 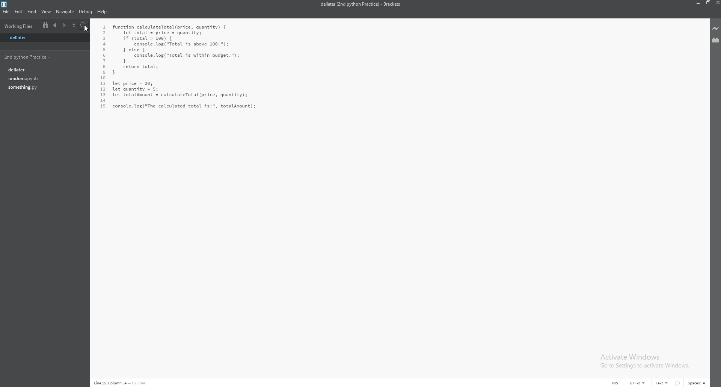 What do you see at coordinates (678, 383) in the screenshot?
I see `linter` at bounding box center [678, 383].